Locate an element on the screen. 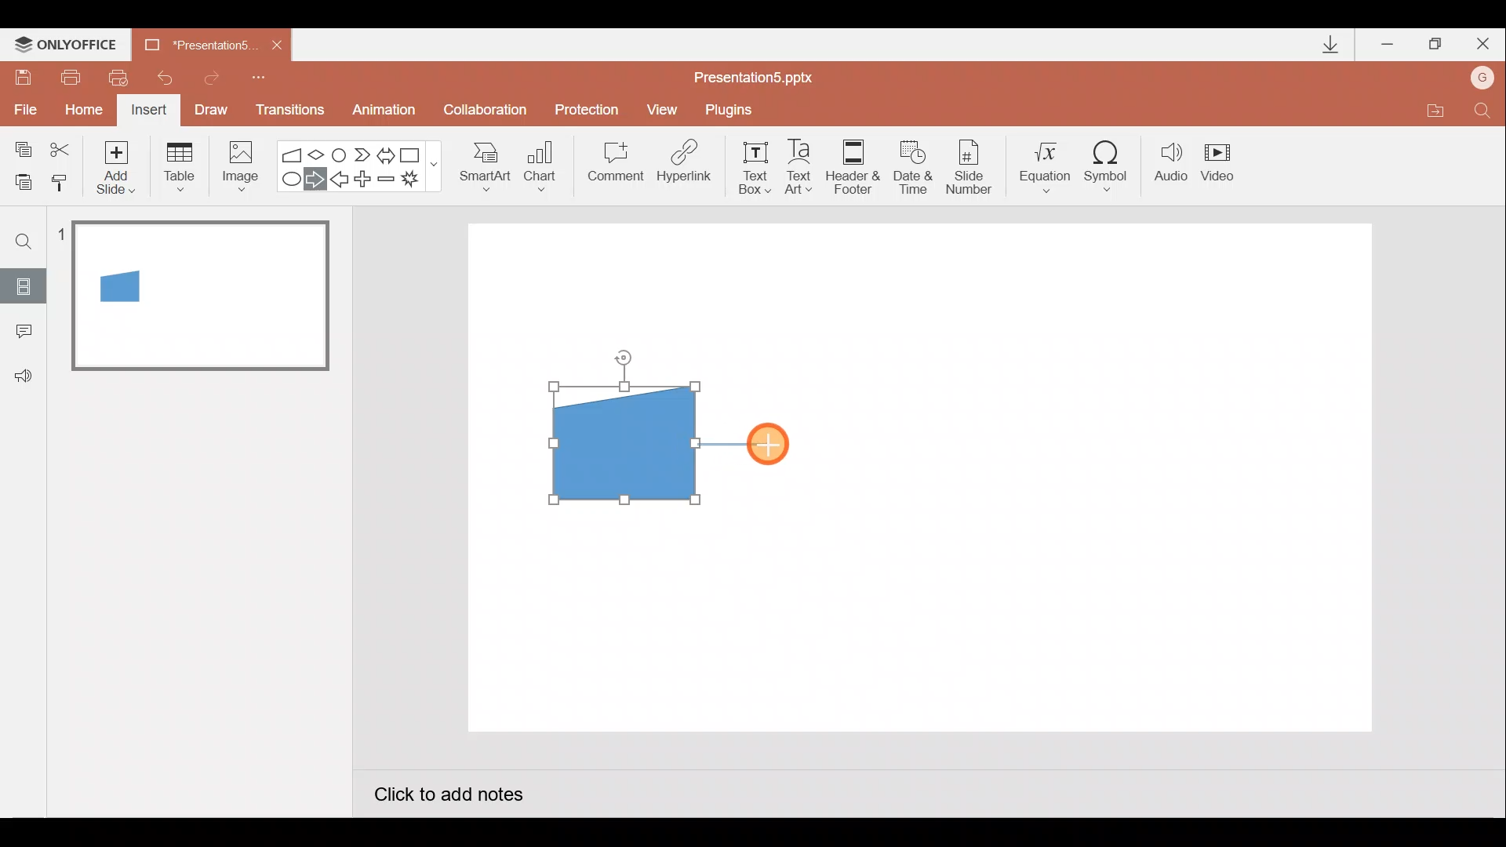  Slides is located at coordinates (23, 285).